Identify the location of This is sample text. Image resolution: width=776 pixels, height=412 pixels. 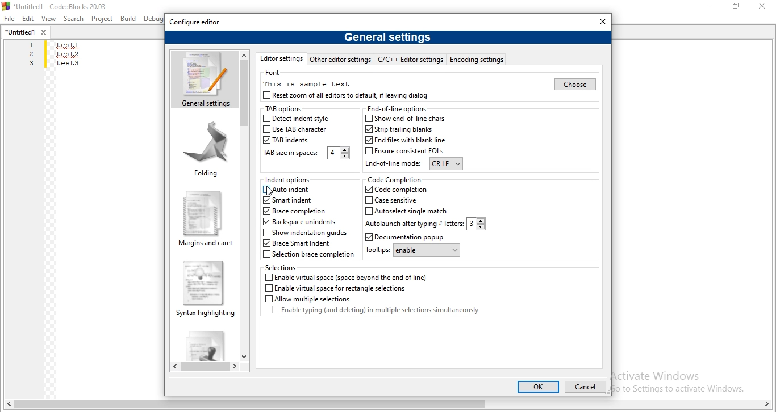
(306, 83).